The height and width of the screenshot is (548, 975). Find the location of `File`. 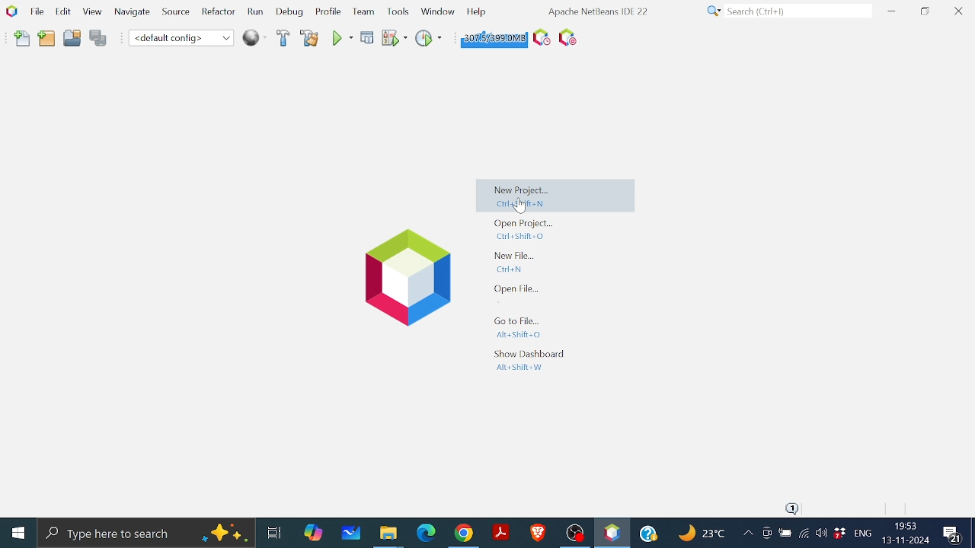

File is located at coordinates (35, 11).